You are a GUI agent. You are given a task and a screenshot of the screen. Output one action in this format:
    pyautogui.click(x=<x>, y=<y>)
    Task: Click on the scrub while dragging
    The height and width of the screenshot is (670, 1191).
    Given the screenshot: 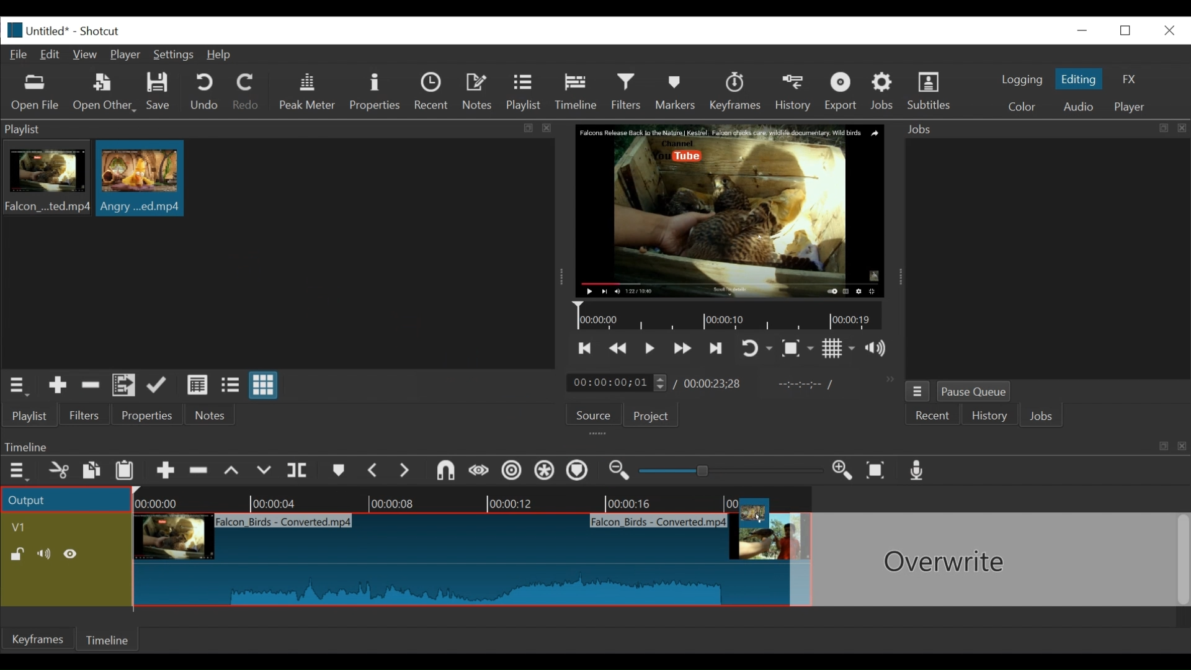 What is the action you would take?
    pyautogui.click(x=480, y=471)
    